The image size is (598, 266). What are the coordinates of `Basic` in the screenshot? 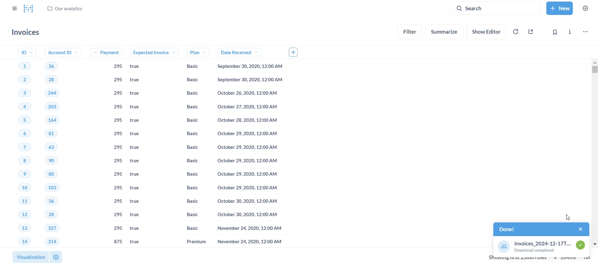 It's located at (187, 107).